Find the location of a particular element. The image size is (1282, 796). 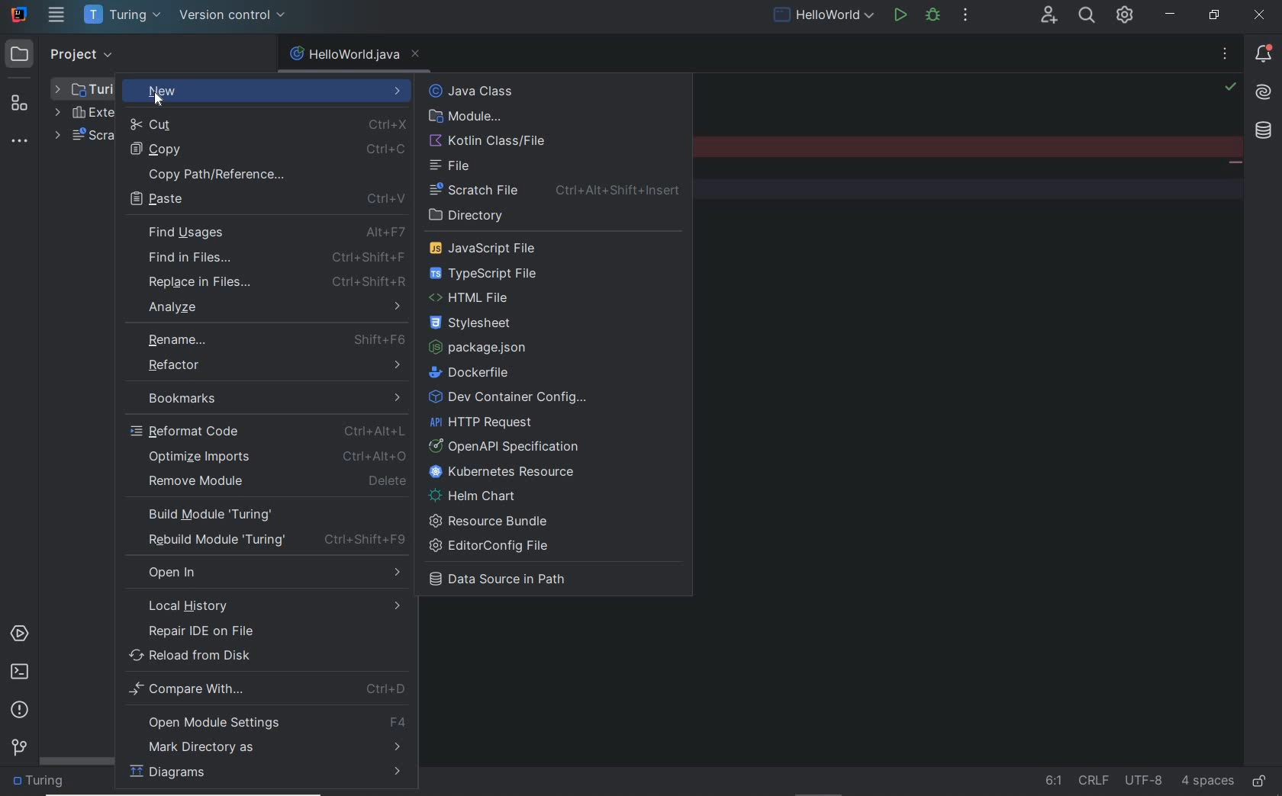

code with me is located at coordinates (1049, 15).